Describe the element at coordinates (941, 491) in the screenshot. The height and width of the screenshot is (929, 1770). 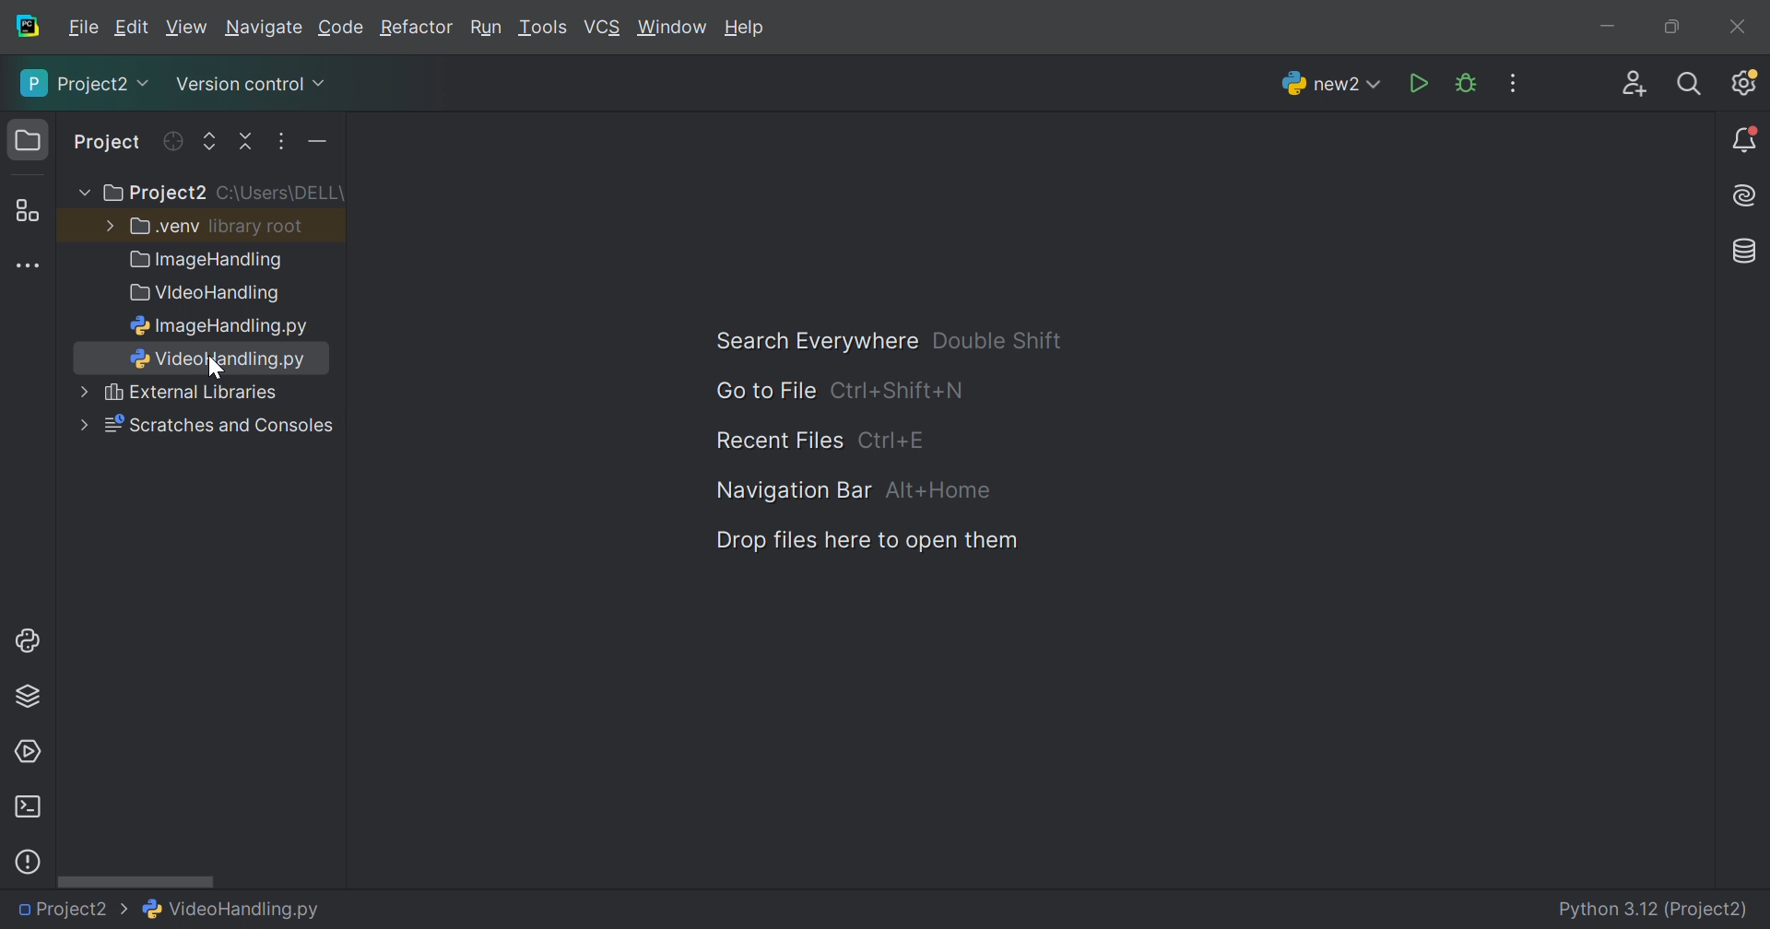
I see `Alt+Home` at that location.